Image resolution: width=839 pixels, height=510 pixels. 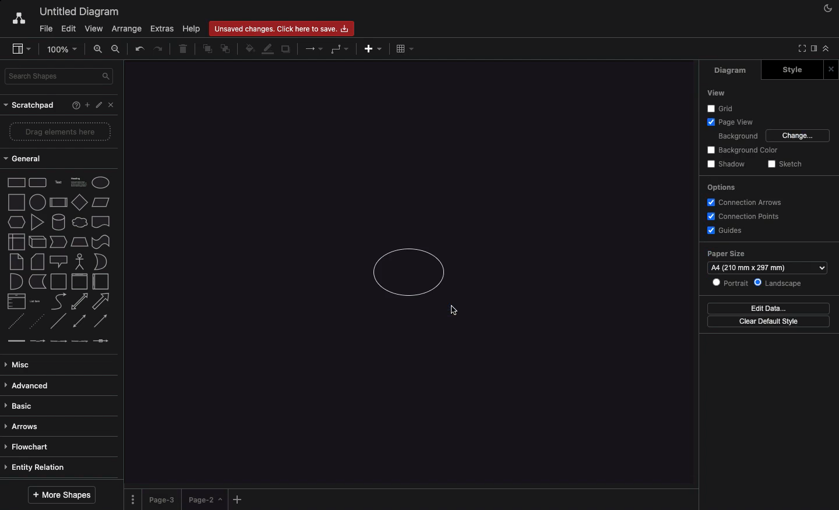 What do you see at coordinates (38, 182) in the screenshot?
I see `rounded rectangle` at bounding box center [38, 182].